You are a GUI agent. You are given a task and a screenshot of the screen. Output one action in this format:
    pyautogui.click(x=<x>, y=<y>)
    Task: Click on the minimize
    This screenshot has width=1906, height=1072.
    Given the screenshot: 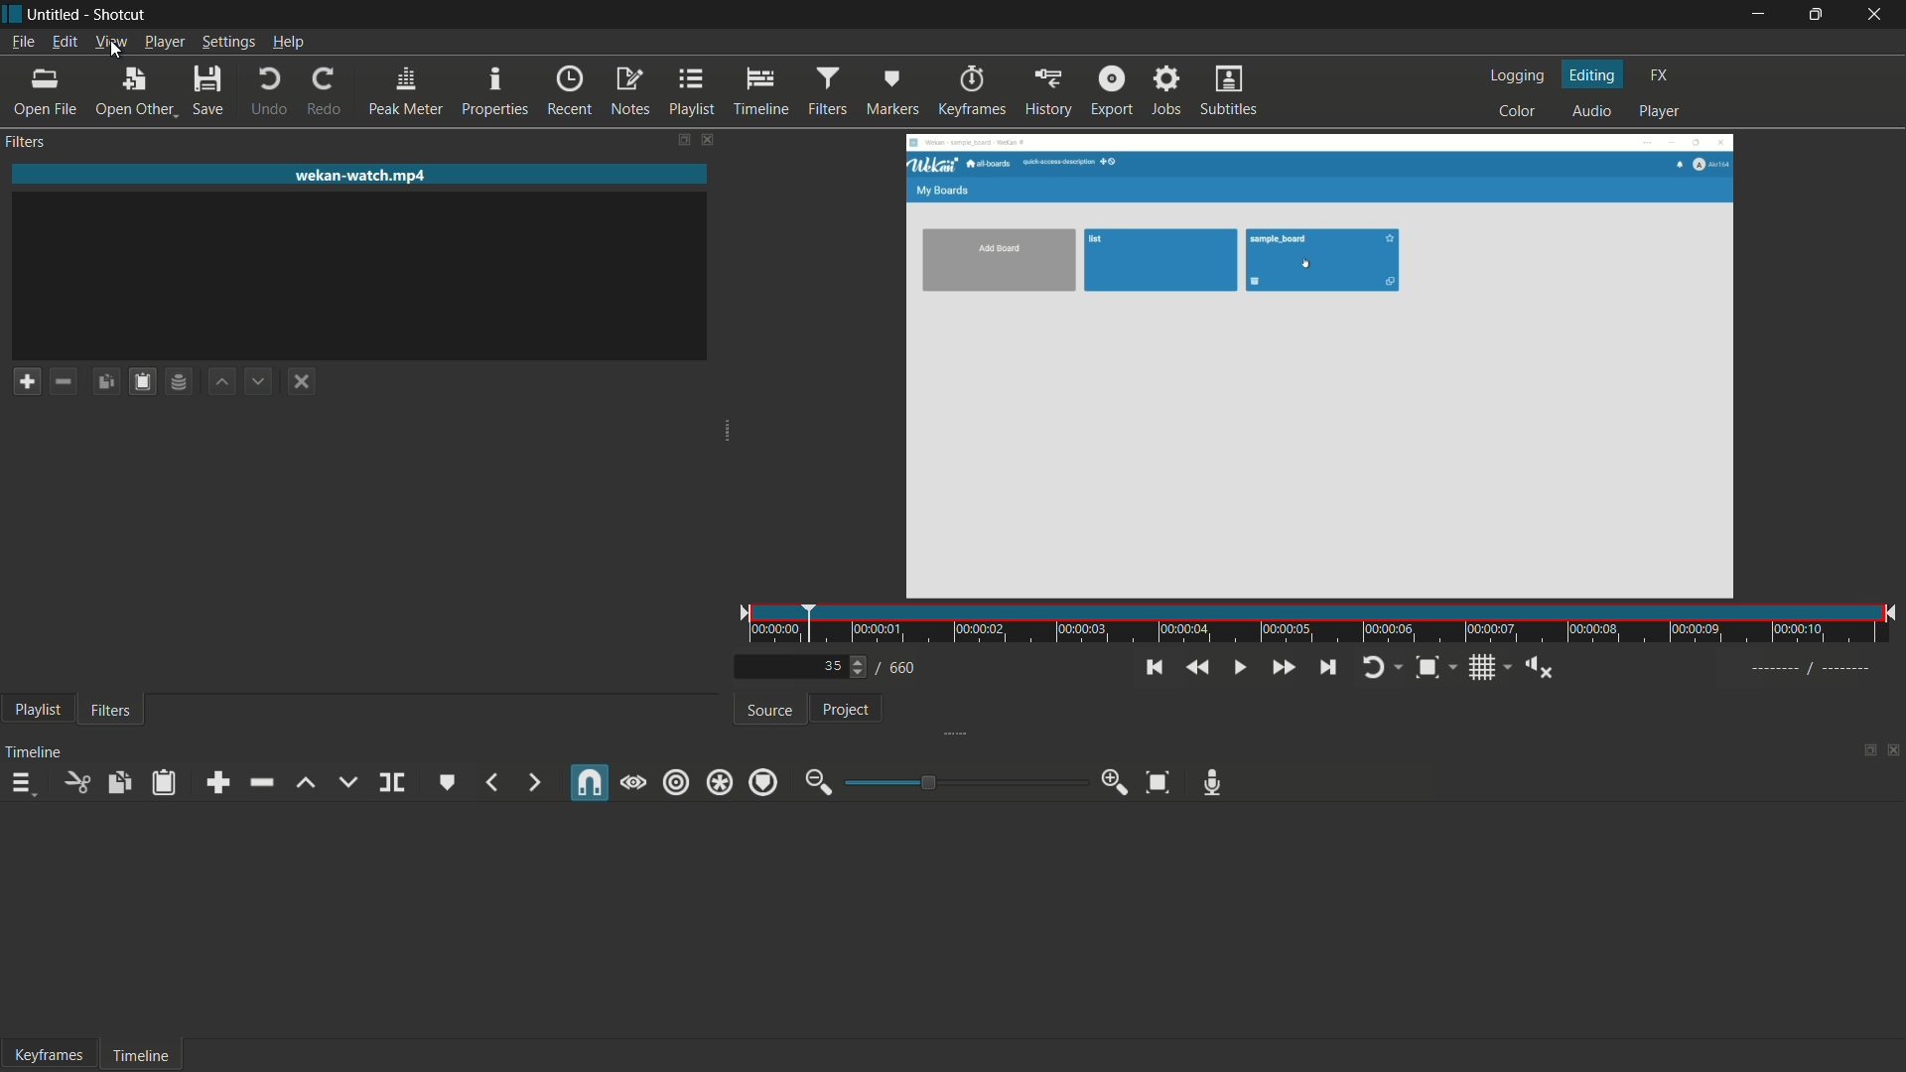 What is the action you would take?
    pyautogui.click(x=1755, y=15)
    